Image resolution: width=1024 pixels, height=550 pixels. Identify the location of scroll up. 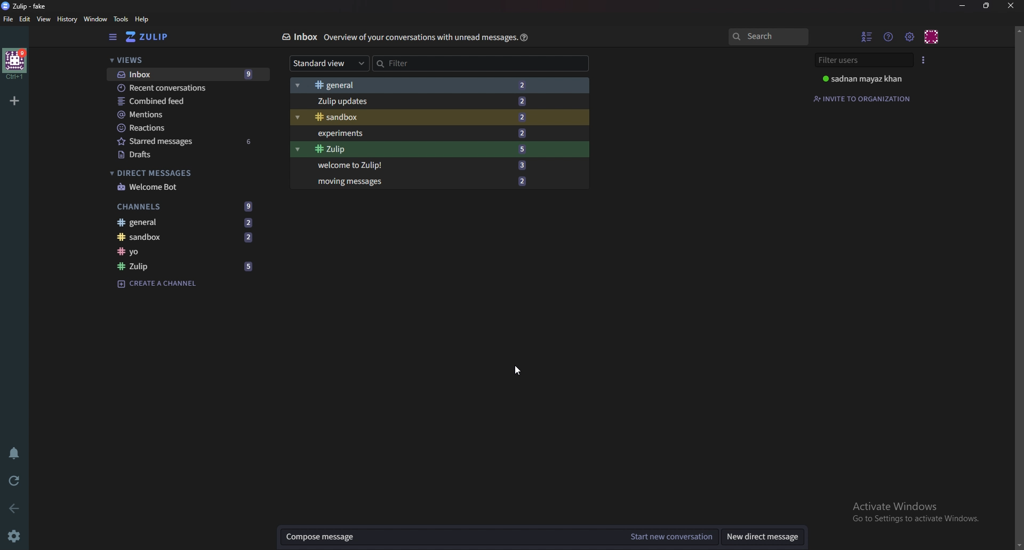
(1018, 30).